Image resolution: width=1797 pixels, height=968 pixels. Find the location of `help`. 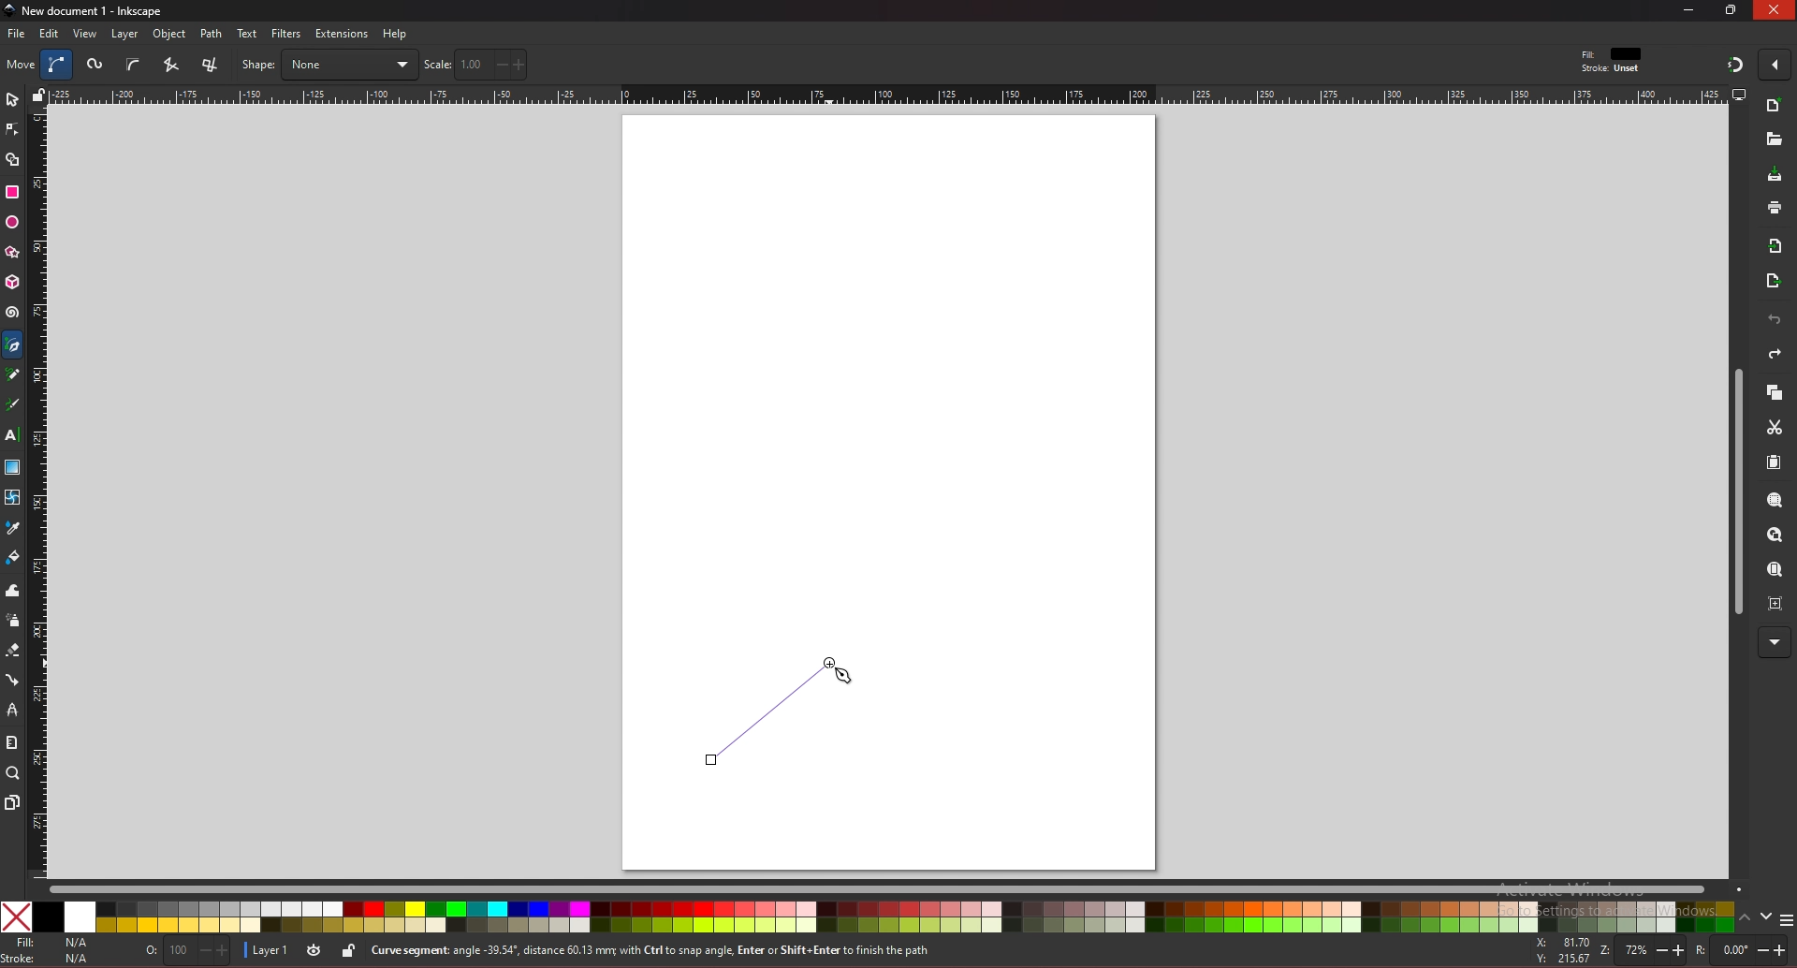

help is located at coordinates (396, 34).